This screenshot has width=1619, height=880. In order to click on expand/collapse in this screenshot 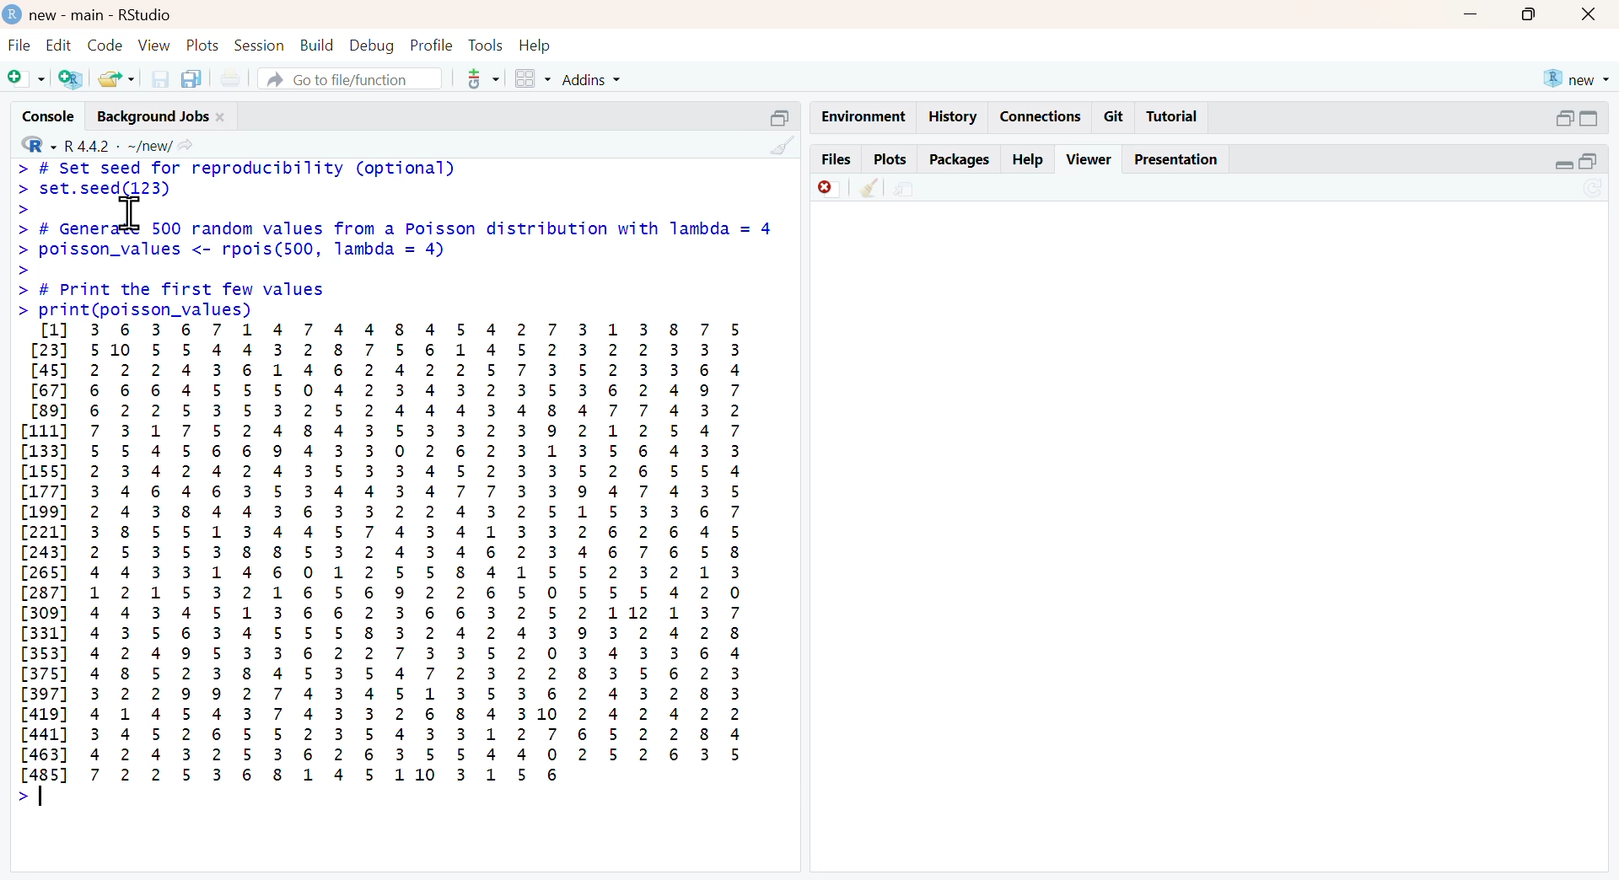, I will do `click(1563, 165)`.